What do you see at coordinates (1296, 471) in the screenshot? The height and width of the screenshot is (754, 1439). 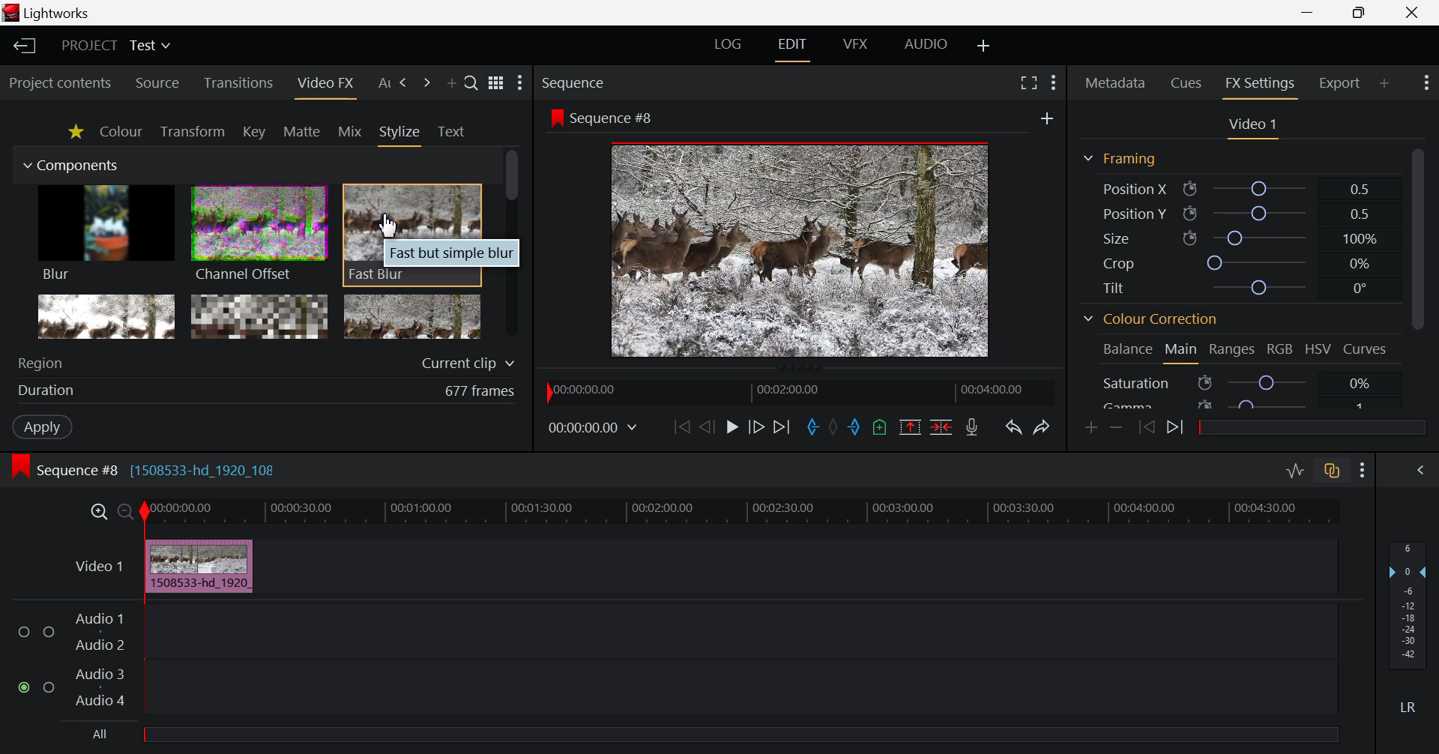 I see `Toggle Audio Levels Editing` at bounding box center [1296, 471].